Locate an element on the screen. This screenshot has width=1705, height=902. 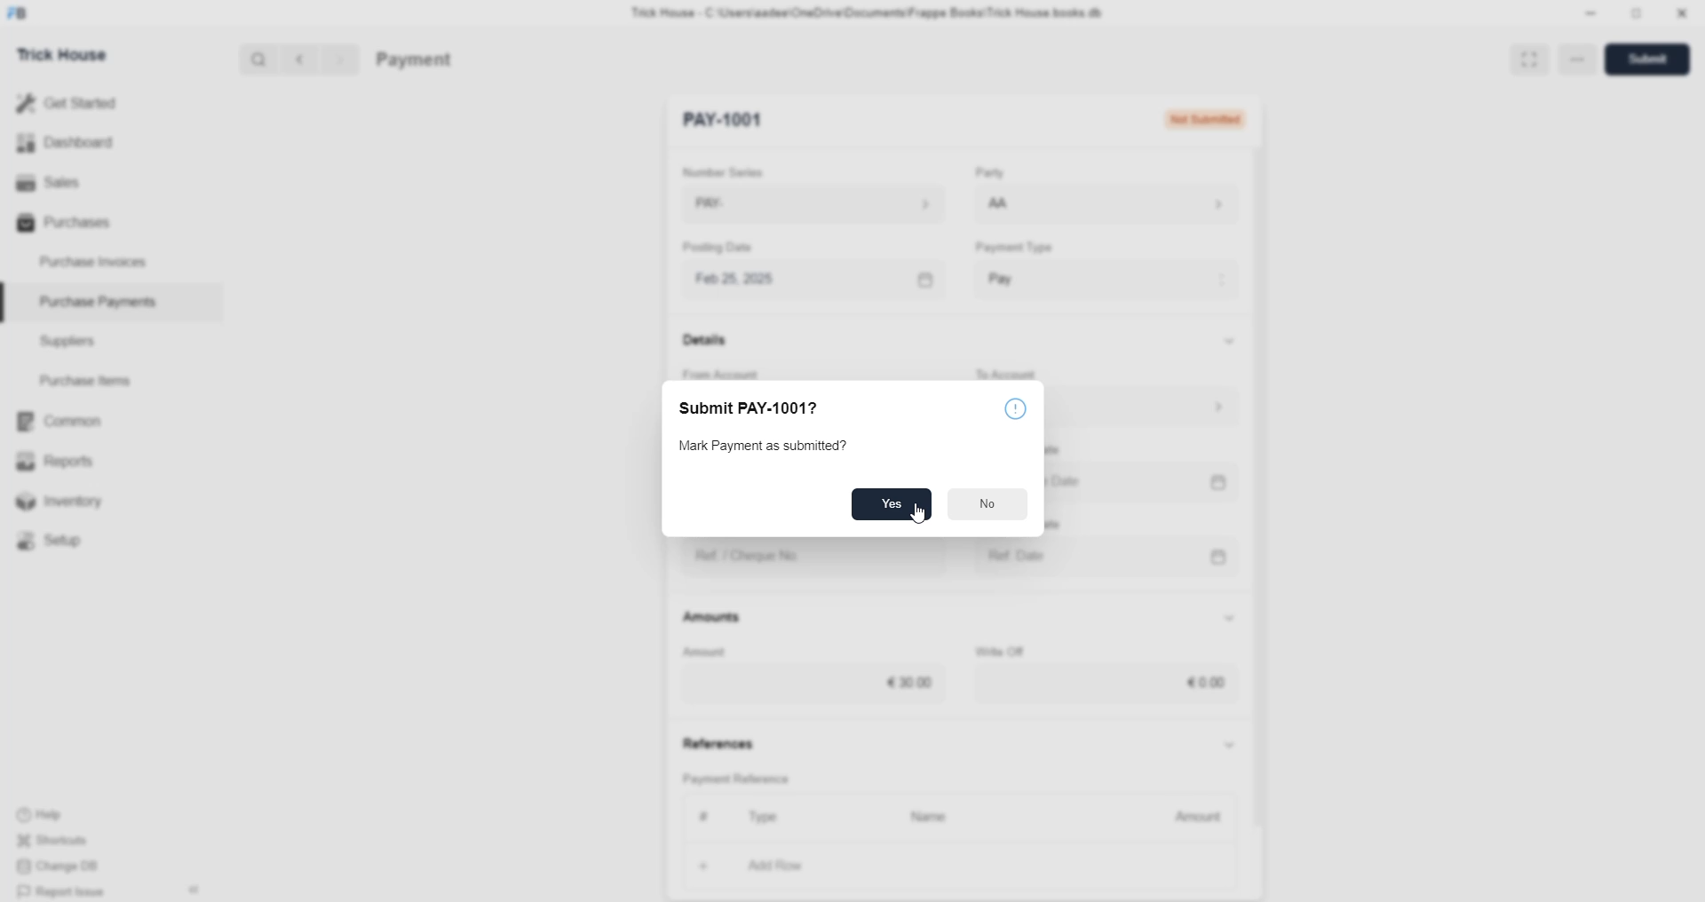
< is located at coordinates (296, 59).